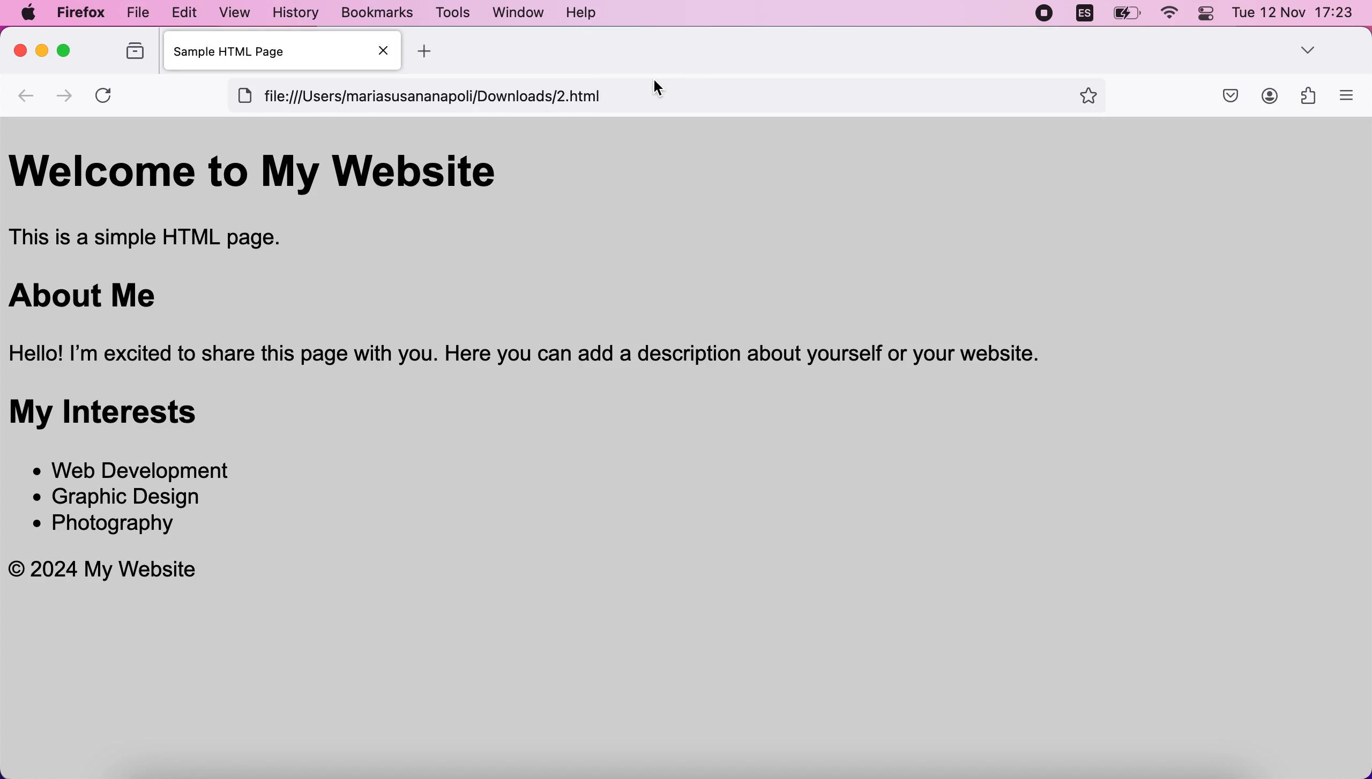 This screenshot has height=779, width=1372. What do you see at coordinates (1123, 17) in the screenshot?
I see `battery` at bounding box center [1123, 17].